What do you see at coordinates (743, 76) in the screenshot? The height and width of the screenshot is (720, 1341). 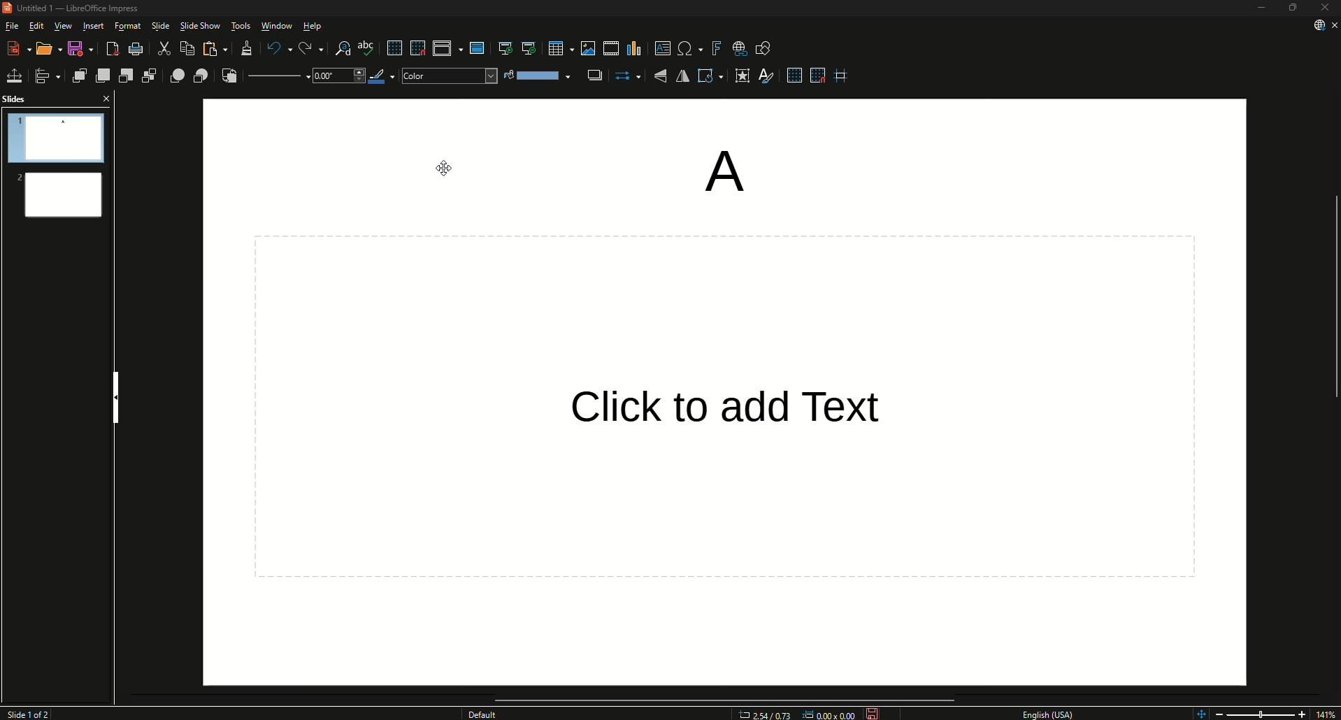 I see `Interaction` at bounding box center [743, 76].